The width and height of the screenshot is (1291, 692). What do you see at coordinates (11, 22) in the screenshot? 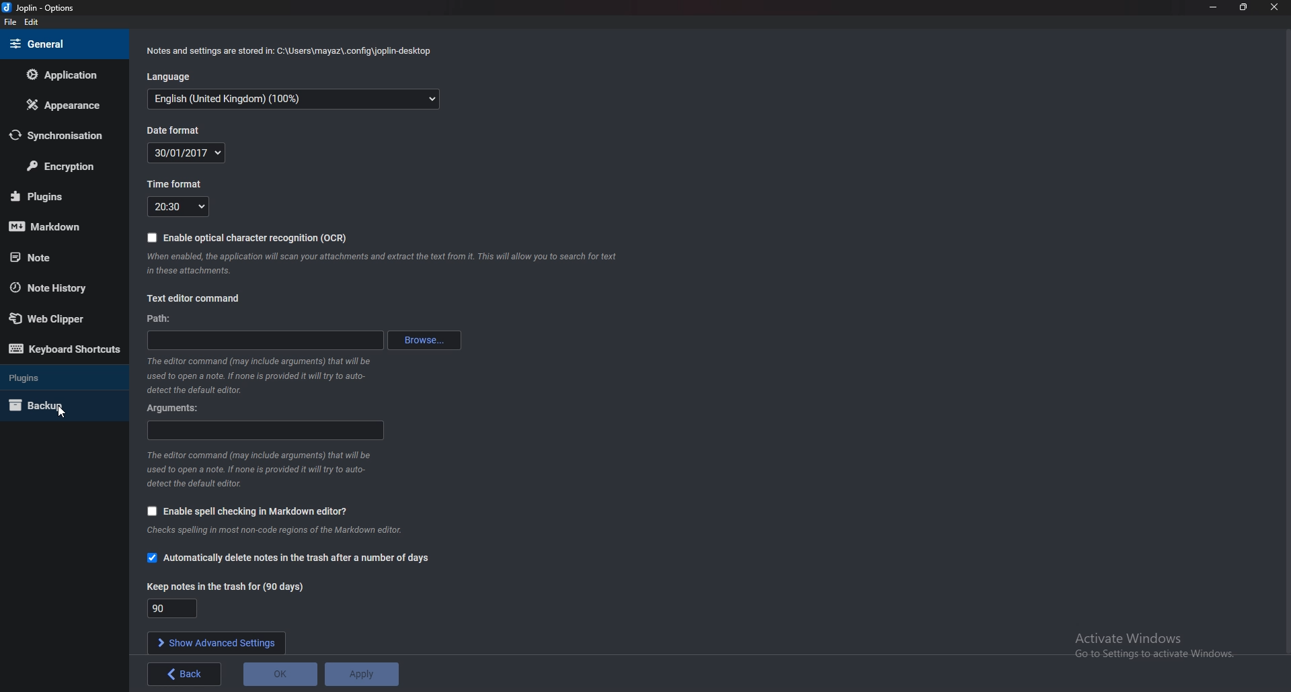
I see `file` at bounding box center [11, 22].